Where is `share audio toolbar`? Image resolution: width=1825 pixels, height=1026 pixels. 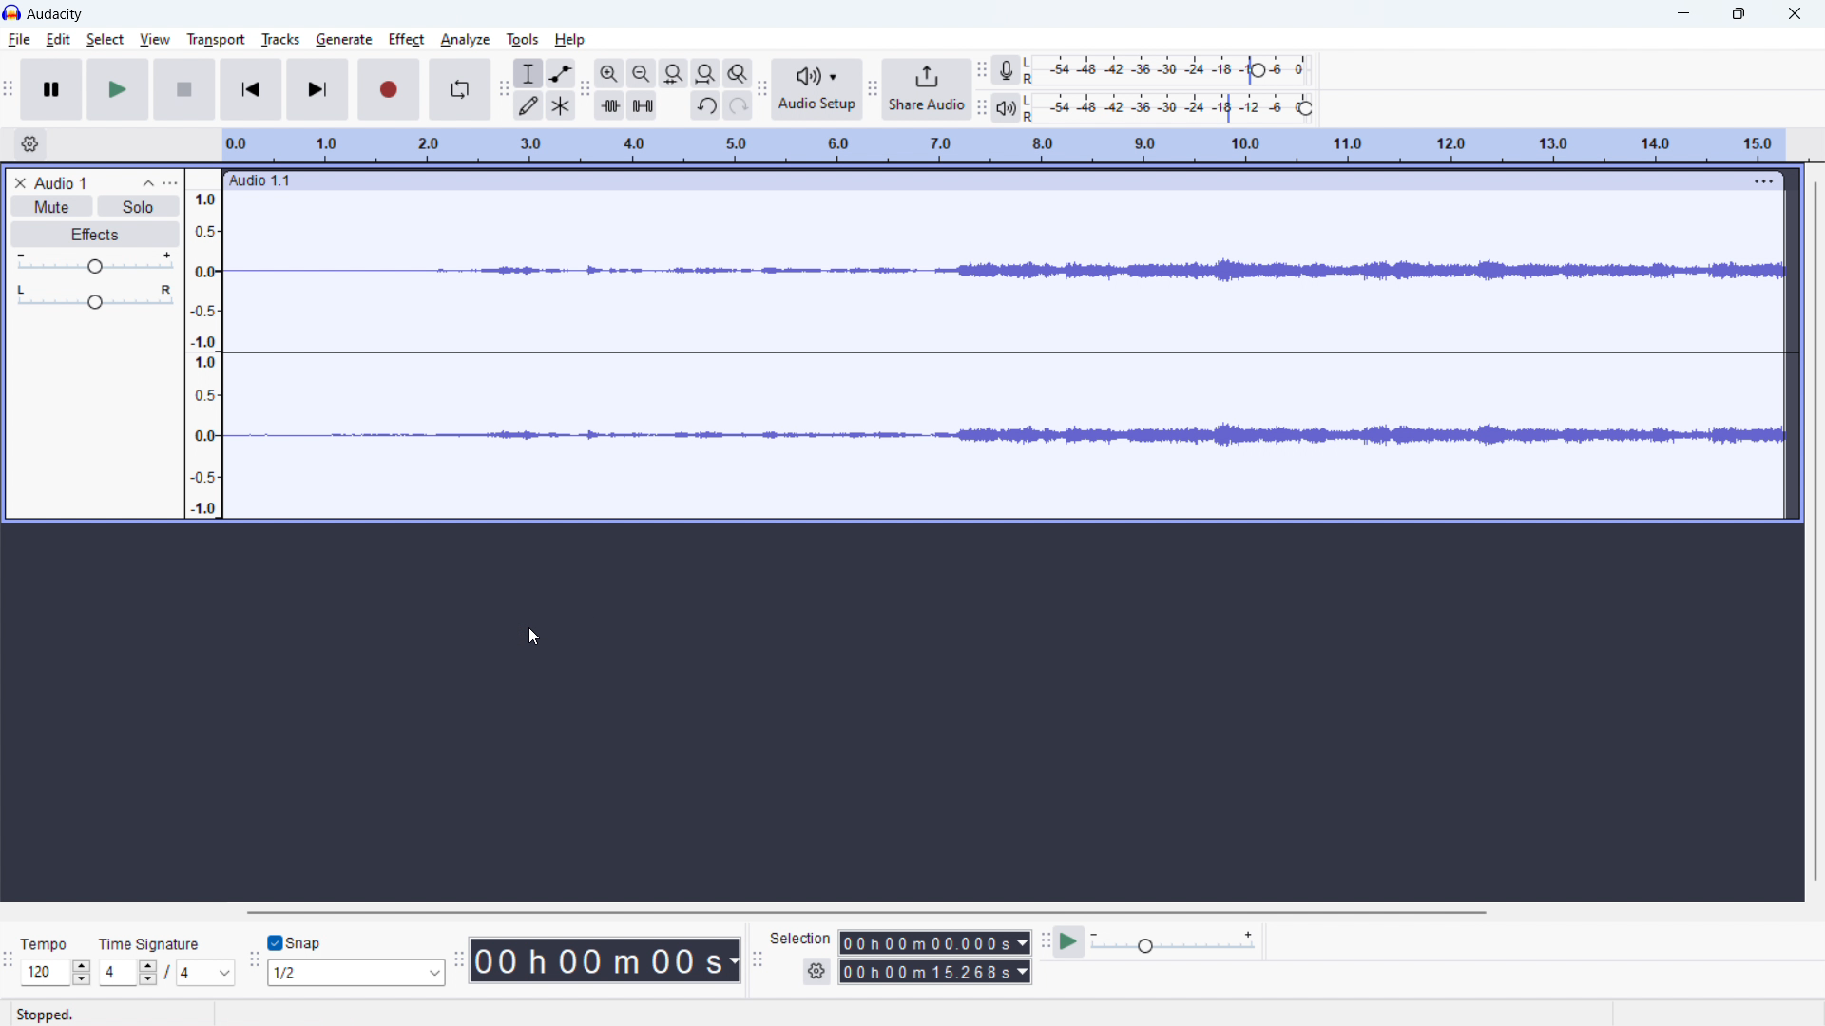
share audio toolbar is located at coordinates (874, 89).